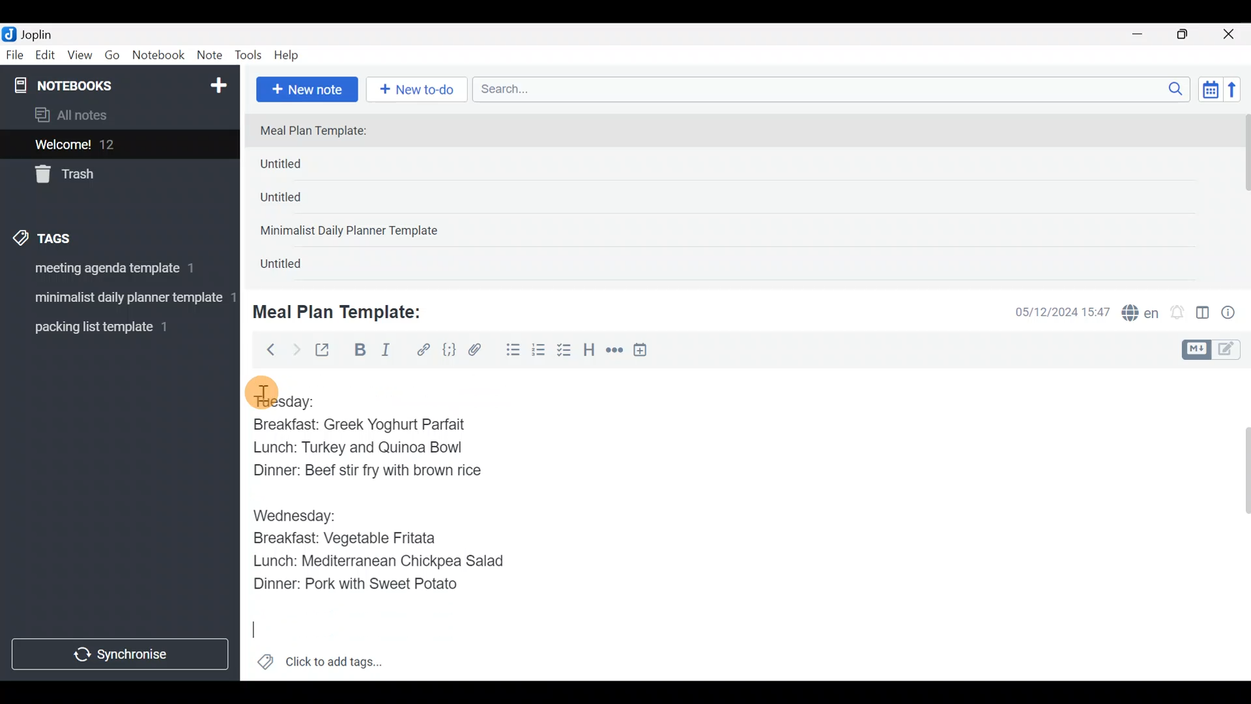 Image resolution: width=1251 pixels, height=704 pixels. Describe the element at coordinates (367, 585) in the screenshot. I see `Dinner: Pork with Sweet Potato` at that location.